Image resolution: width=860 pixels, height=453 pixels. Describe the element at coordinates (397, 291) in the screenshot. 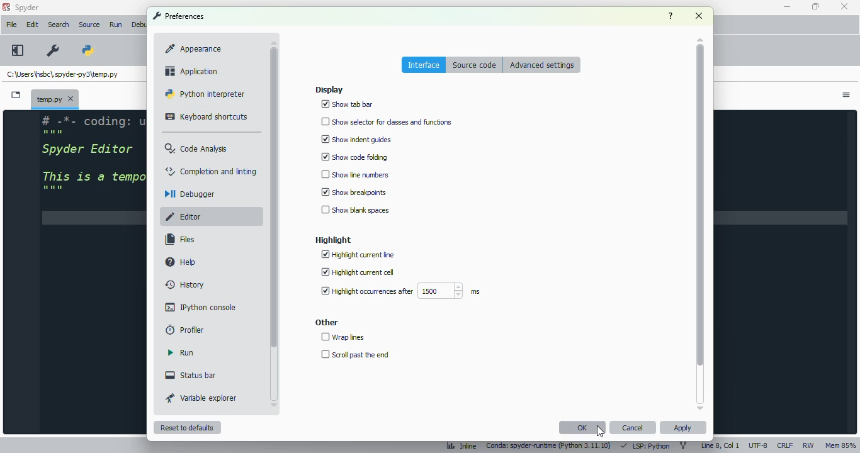

I see `highlight occurrences after 1500 ms` at that location.